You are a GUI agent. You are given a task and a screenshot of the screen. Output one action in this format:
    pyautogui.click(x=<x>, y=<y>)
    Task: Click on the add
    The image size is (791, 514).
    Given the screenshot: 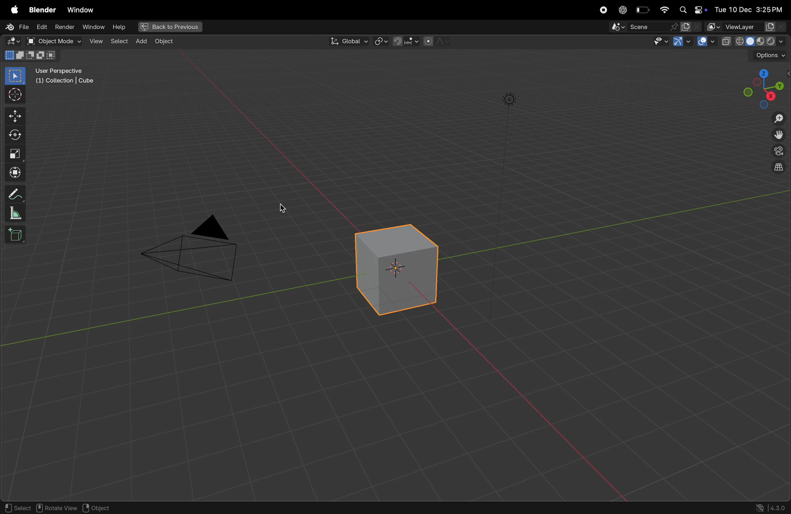 What is the action you would take?
    pyautogui.click(x=141, y=42)
    